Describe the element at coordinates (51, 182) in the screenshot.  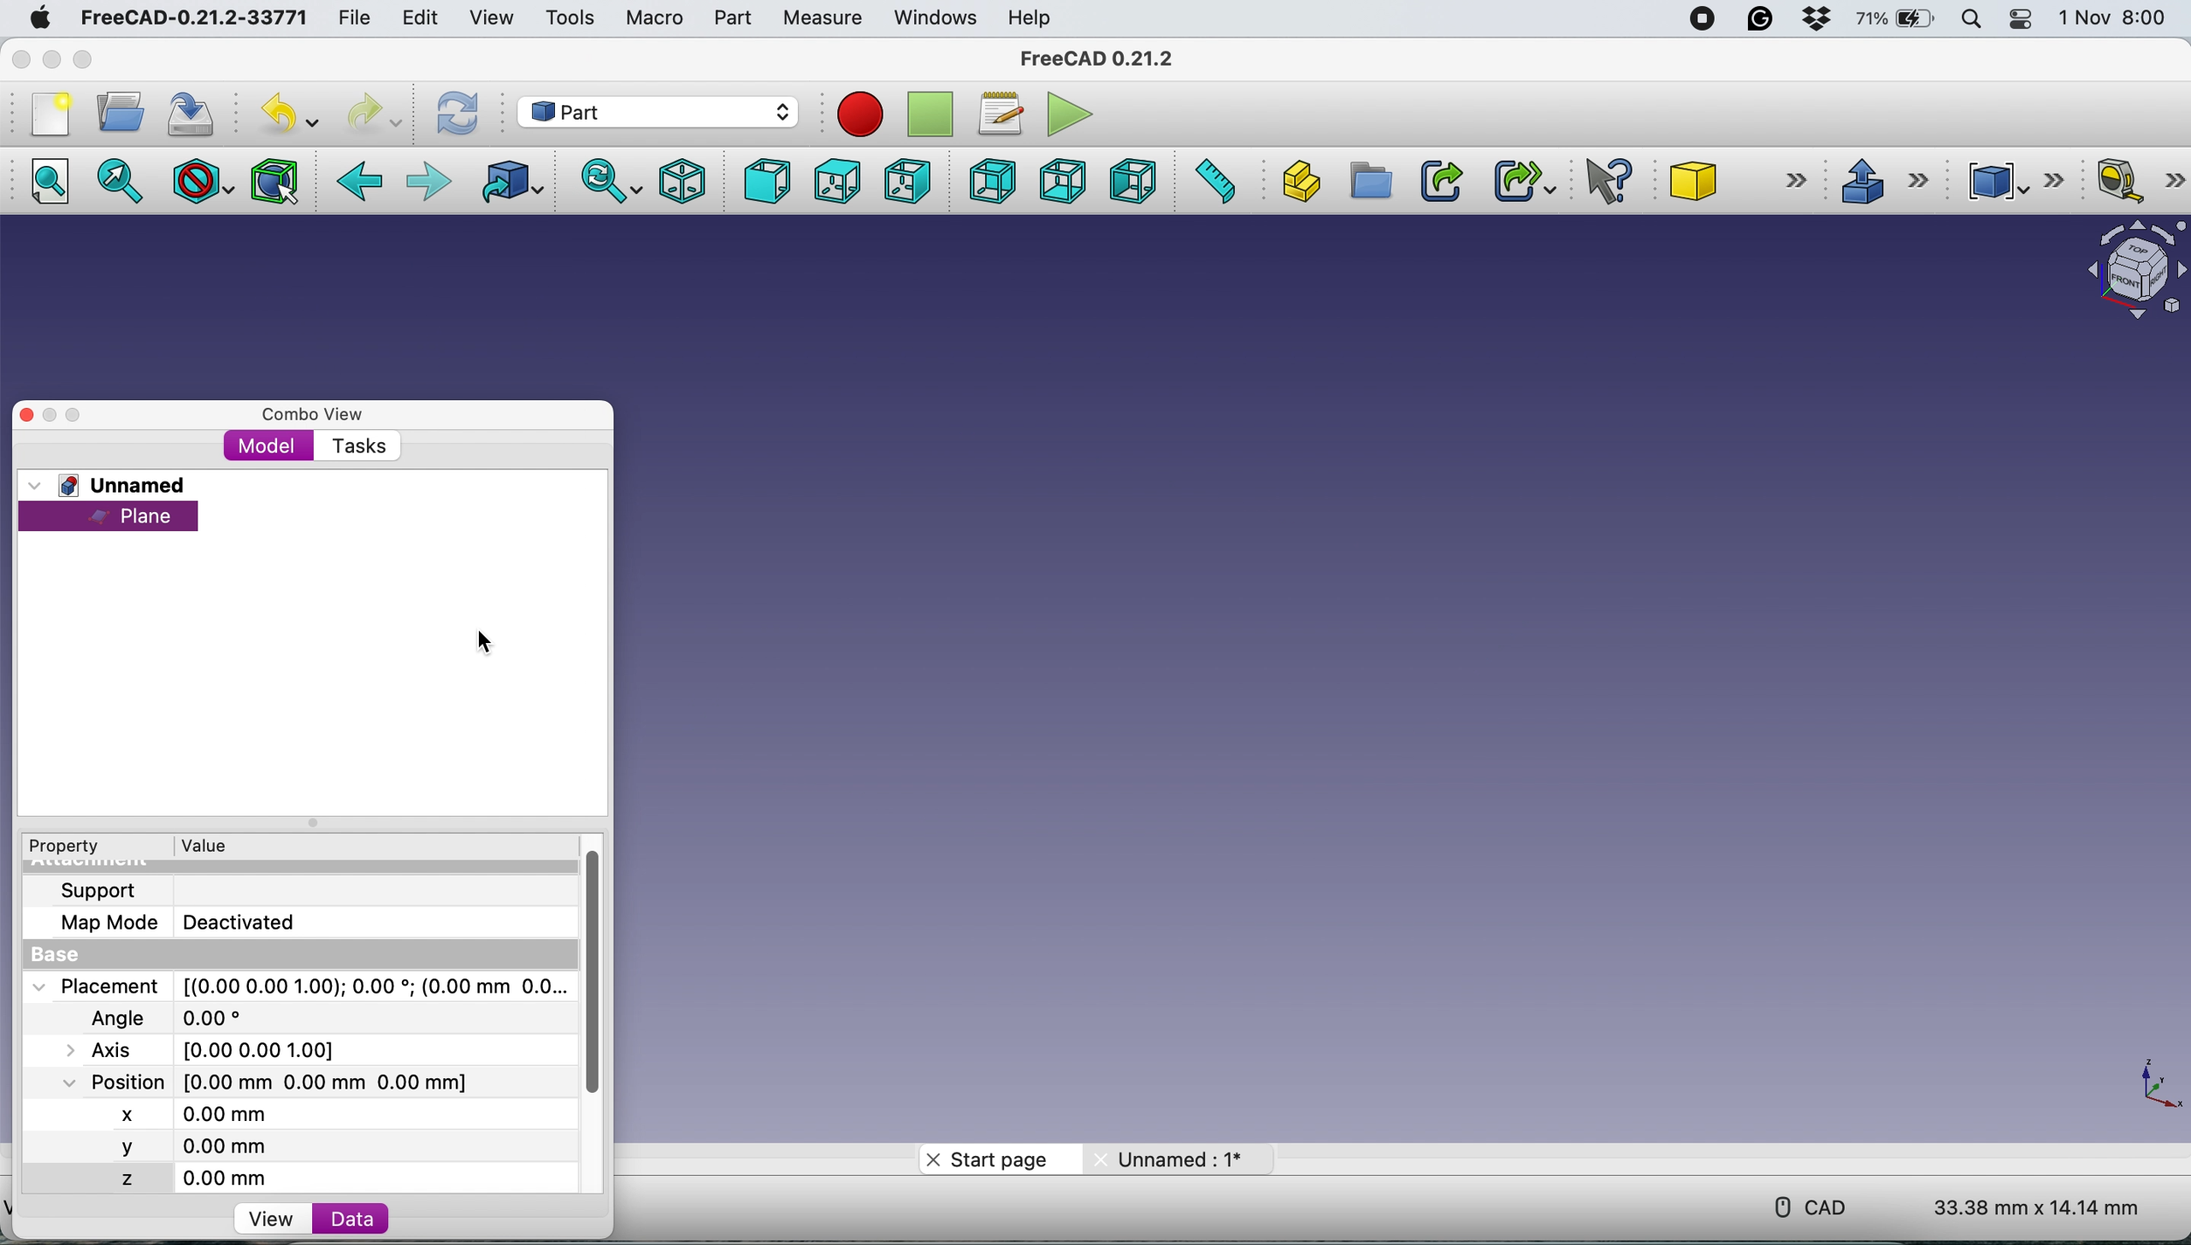
I see `fit all` at that location.